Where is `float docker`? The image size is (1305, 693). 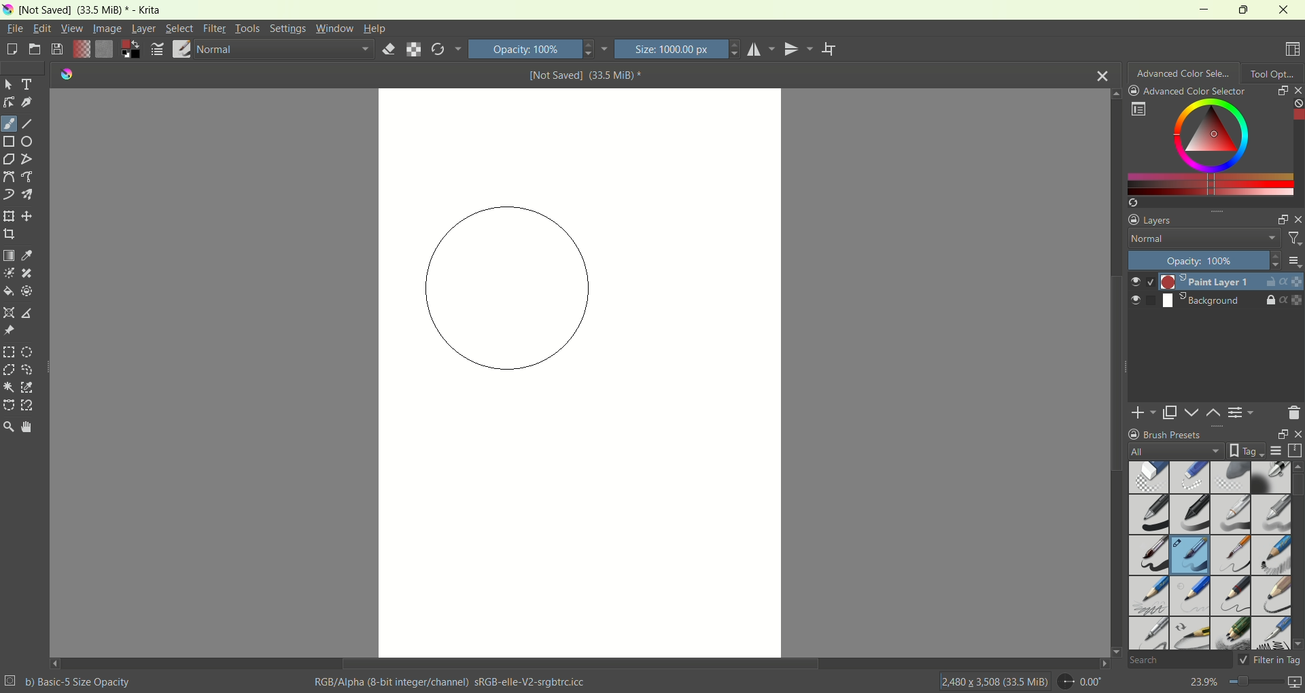
float docker is located at coordinates (1282, 90).